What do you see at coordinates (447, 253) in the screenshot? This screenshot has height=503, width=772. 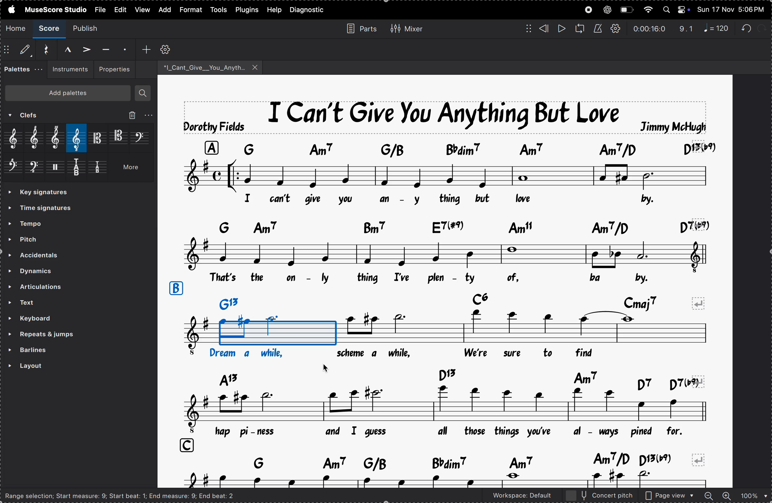 I see `notes` at bounding box center [447, 253].